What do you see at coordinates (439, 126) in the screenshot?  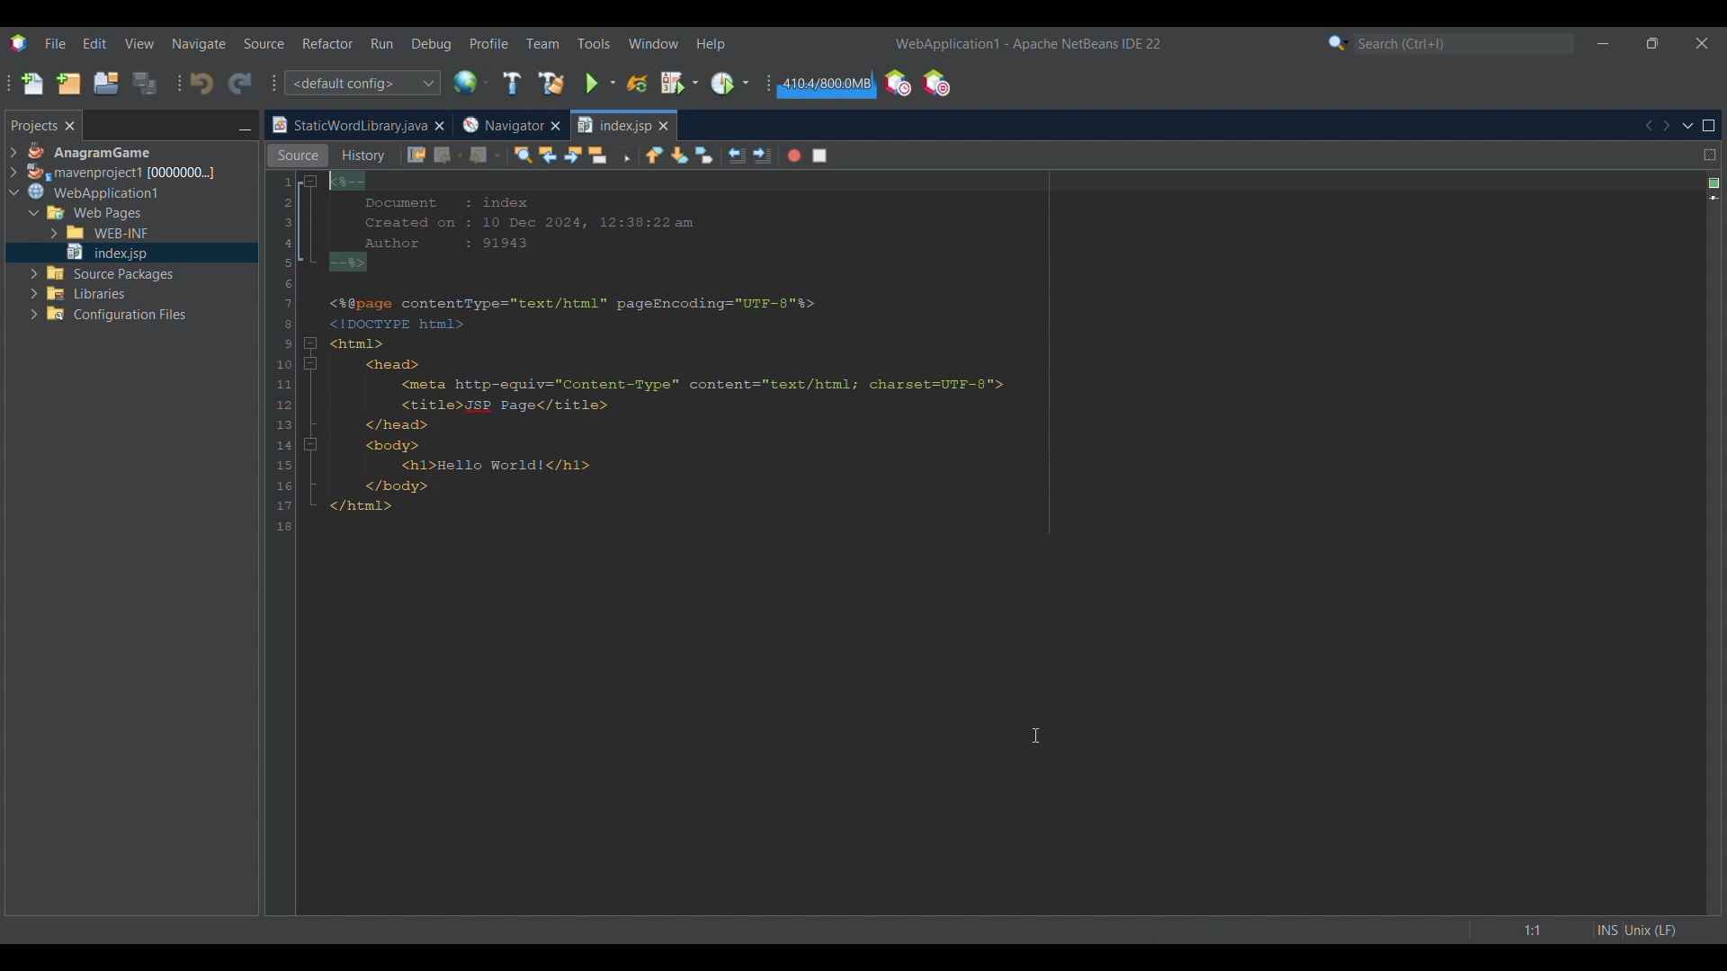 I see `Close` at bounding box center [439, 126].